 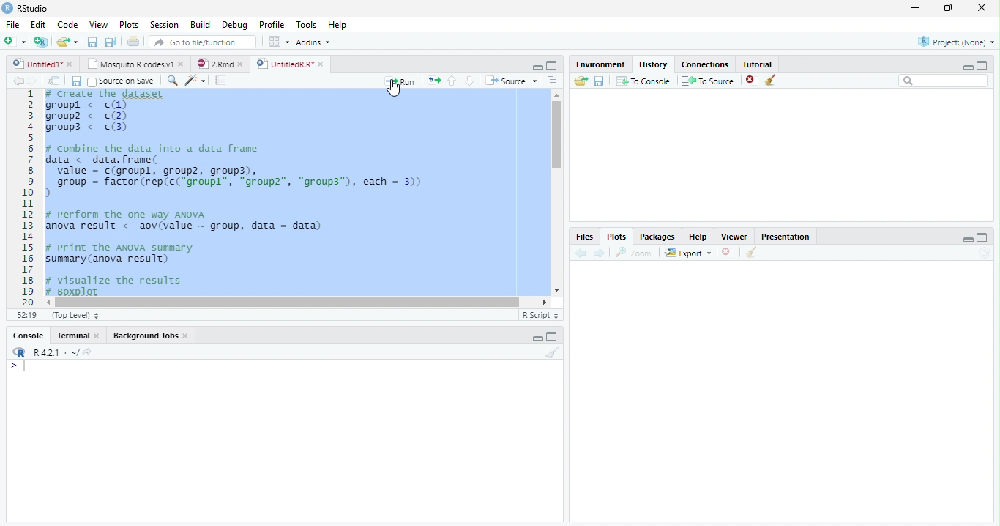 I want to click on Connections, so click(x=706, y=63).